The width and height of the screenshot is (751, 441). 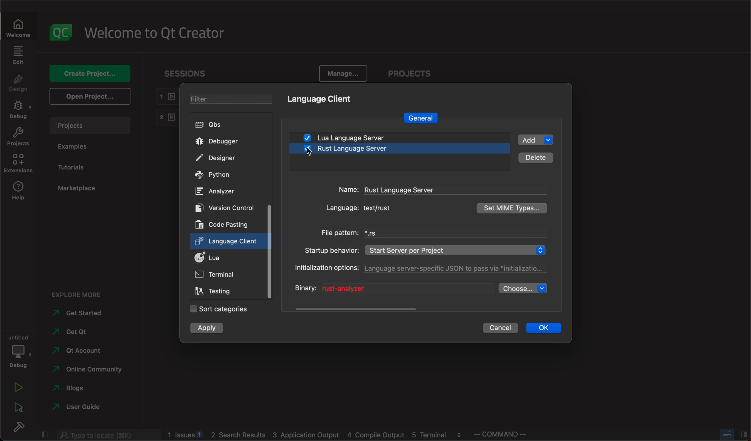 What do you see at coordinates (363, 138) in the screenshot?
I see `lua` at bounding box center [363, 138].